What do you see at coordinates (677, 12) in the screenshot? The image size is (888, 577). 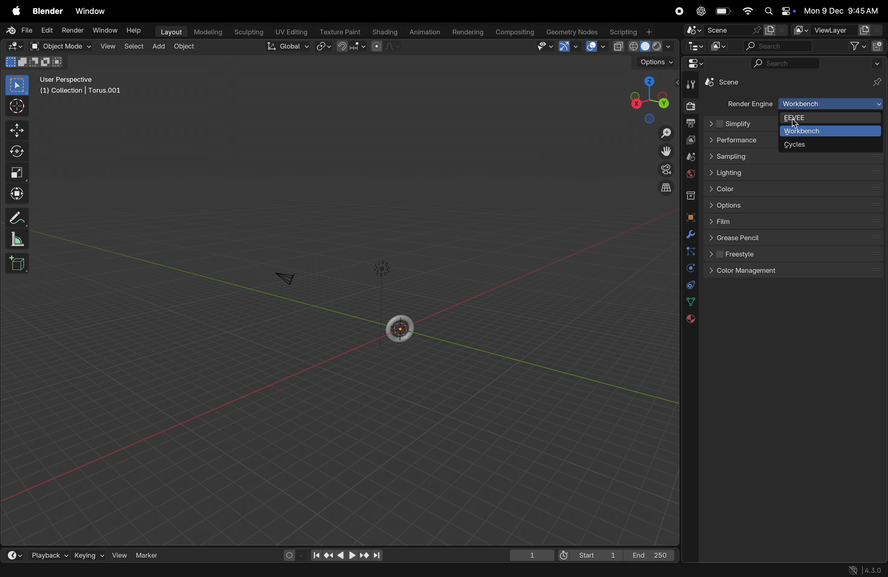 I see `record` at bounding box center [677, 12].